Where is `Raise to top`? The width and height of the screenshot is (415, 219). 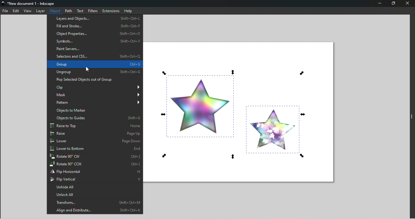 Raise to top is located at coordinates (94, 126).